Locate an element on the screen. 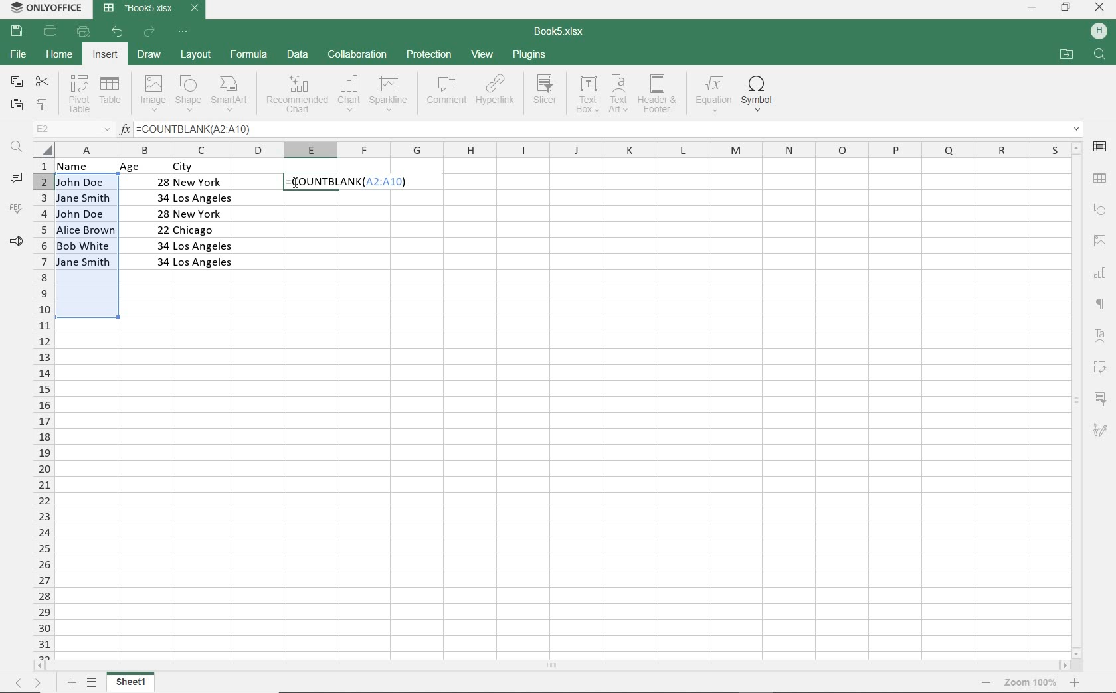  John Doe is located at coordinates (82, 214).